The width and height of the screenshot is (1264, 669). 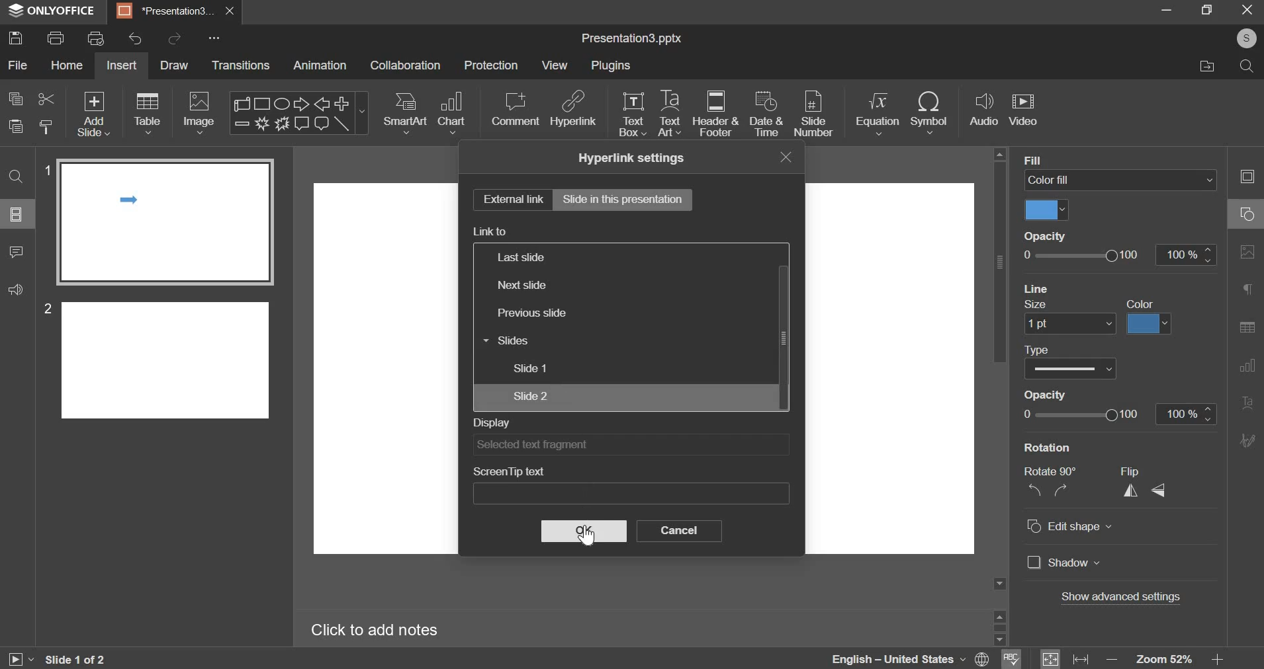 I want to click on audio, so click(x=985, y=110).